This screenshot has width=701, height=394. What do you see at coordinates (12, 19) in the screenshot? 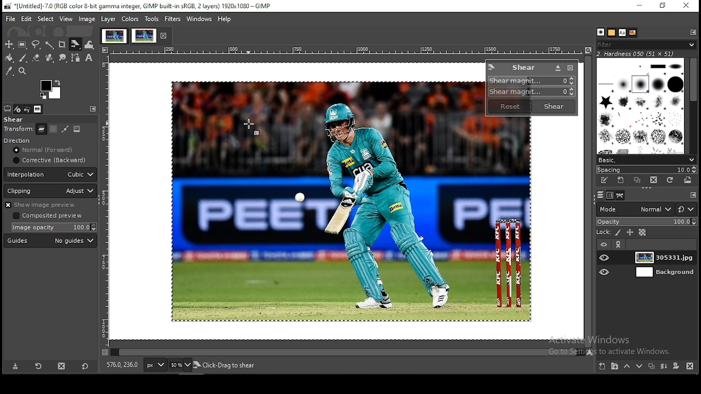
I see `file` at bounding box center [12, 19].